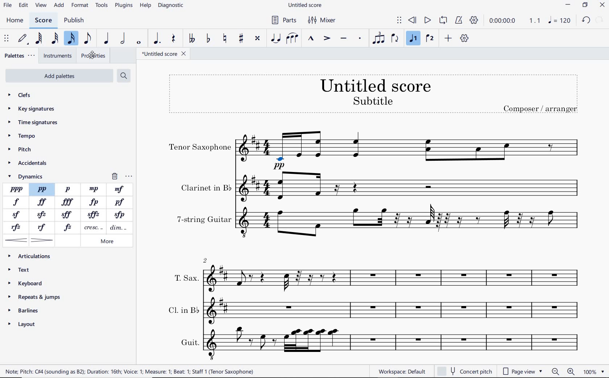 The width and height of the screenshot is (609, 378). What do you see at coordinates (16, 215) in the screenshot?
I see `SF (SFORZANDO)` at bounding box center [16, 215].